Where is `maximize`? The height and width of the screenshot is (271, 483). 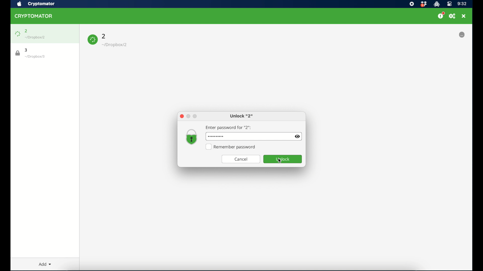 maximize is located at coordinates (195, 116).